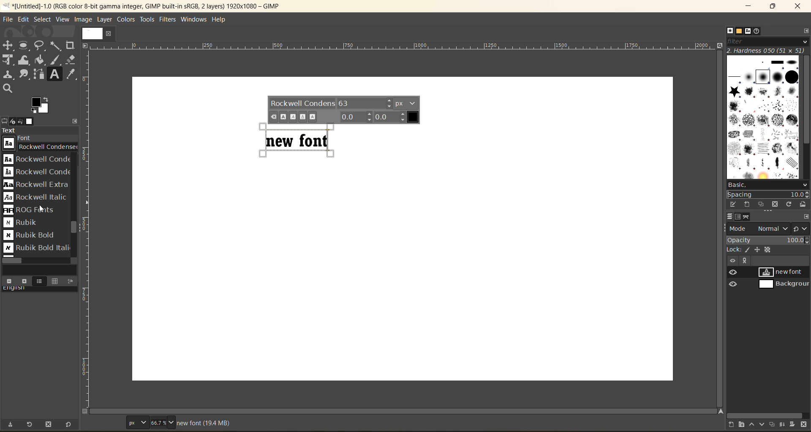 The image size is (811, 432). I want to click on vertical scroll bar, so click(806, 101).